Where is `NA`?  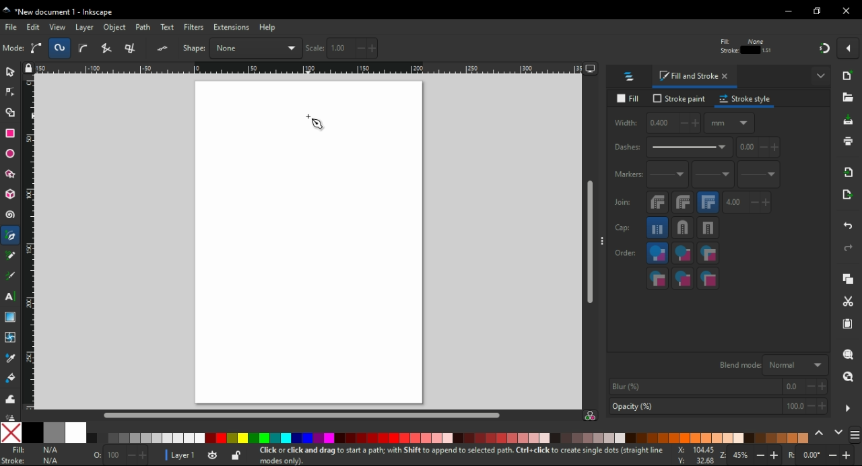 NA is located at coordinates (50, 455).